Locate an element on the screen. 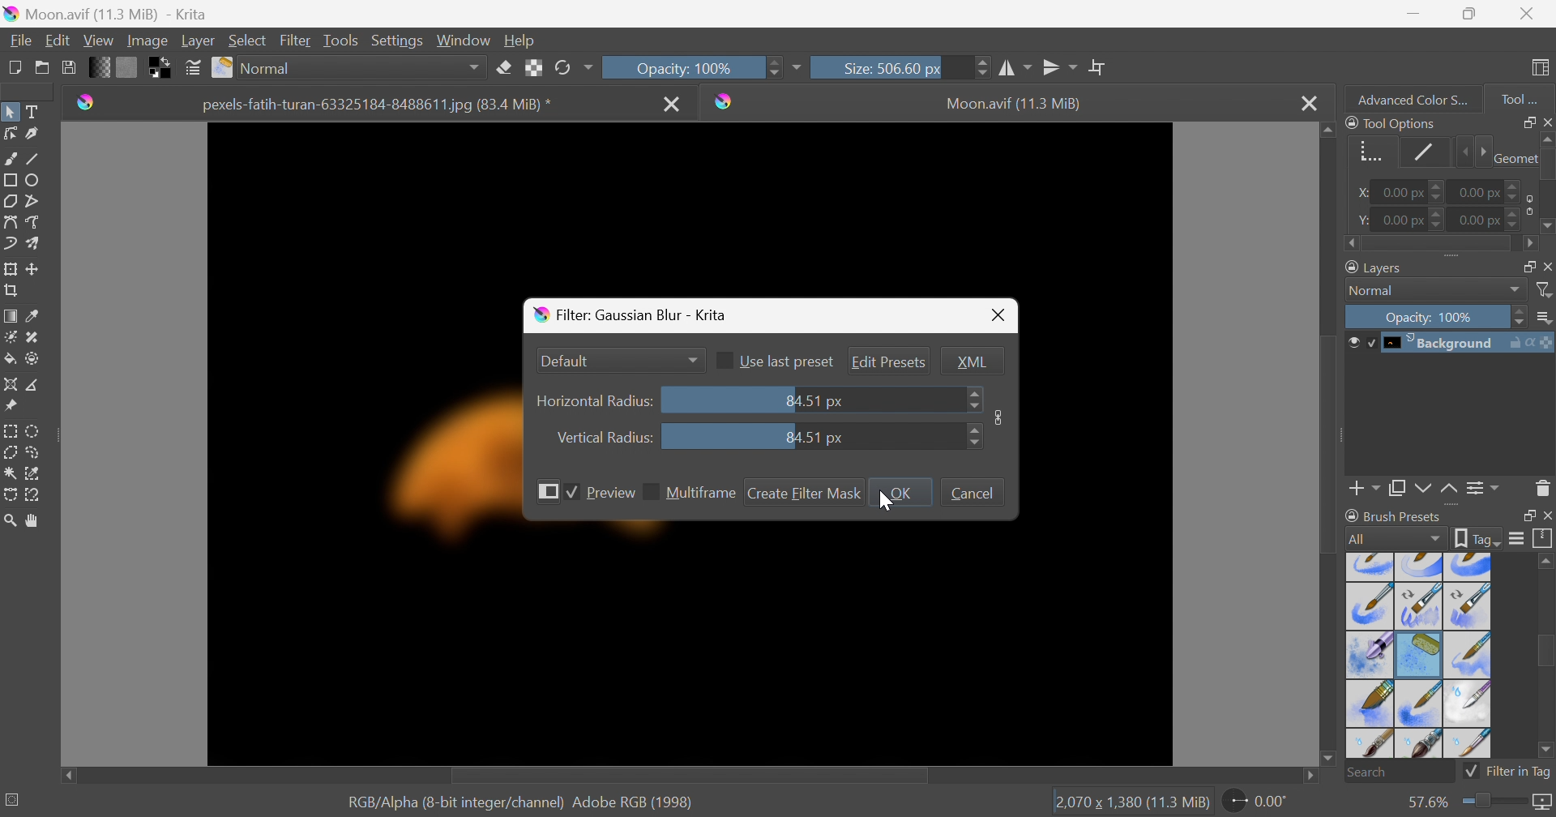 The image size is (1556, 817). Freehand path tool is located at coordinates (33, 222).